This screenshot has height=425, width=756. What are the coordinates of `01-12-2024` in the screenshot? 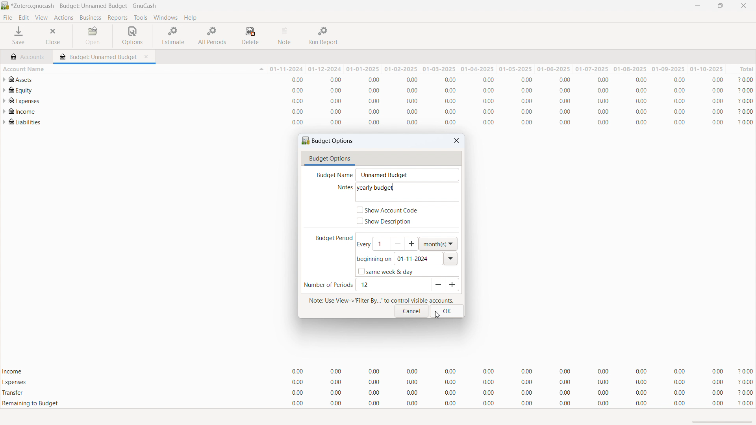 It's located at (326, 69).